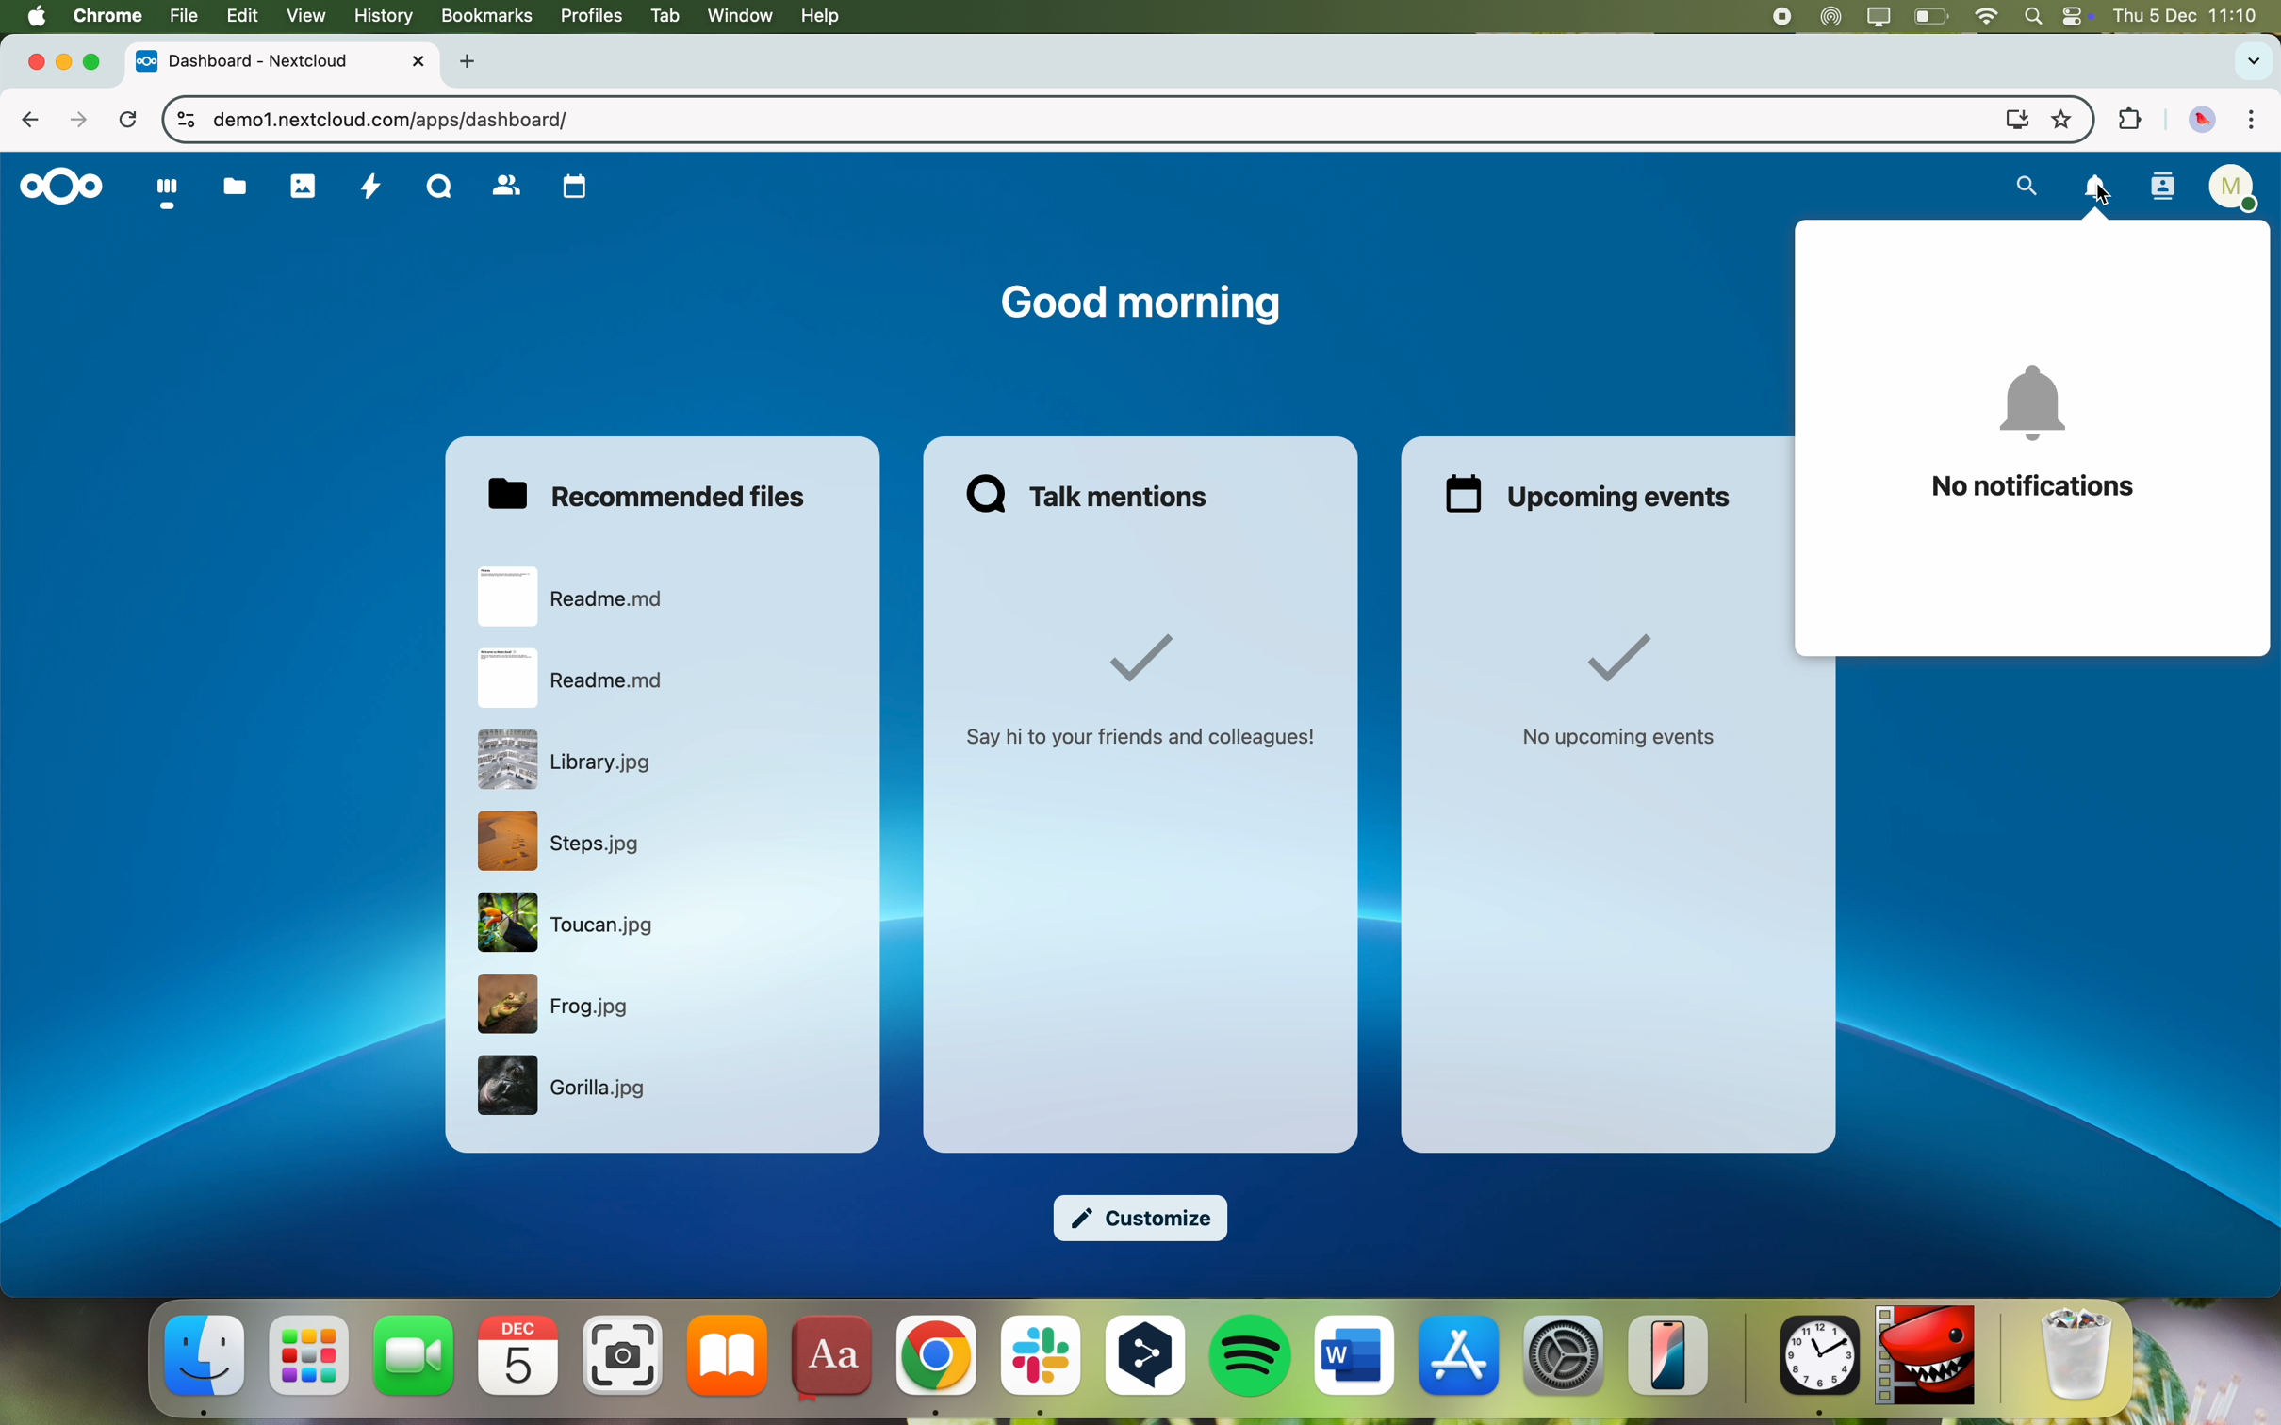 This screenshot has width=2281, height=1425. Describe the element at coordinates (2022, 187) in the screenshot. I see `search` at that location.